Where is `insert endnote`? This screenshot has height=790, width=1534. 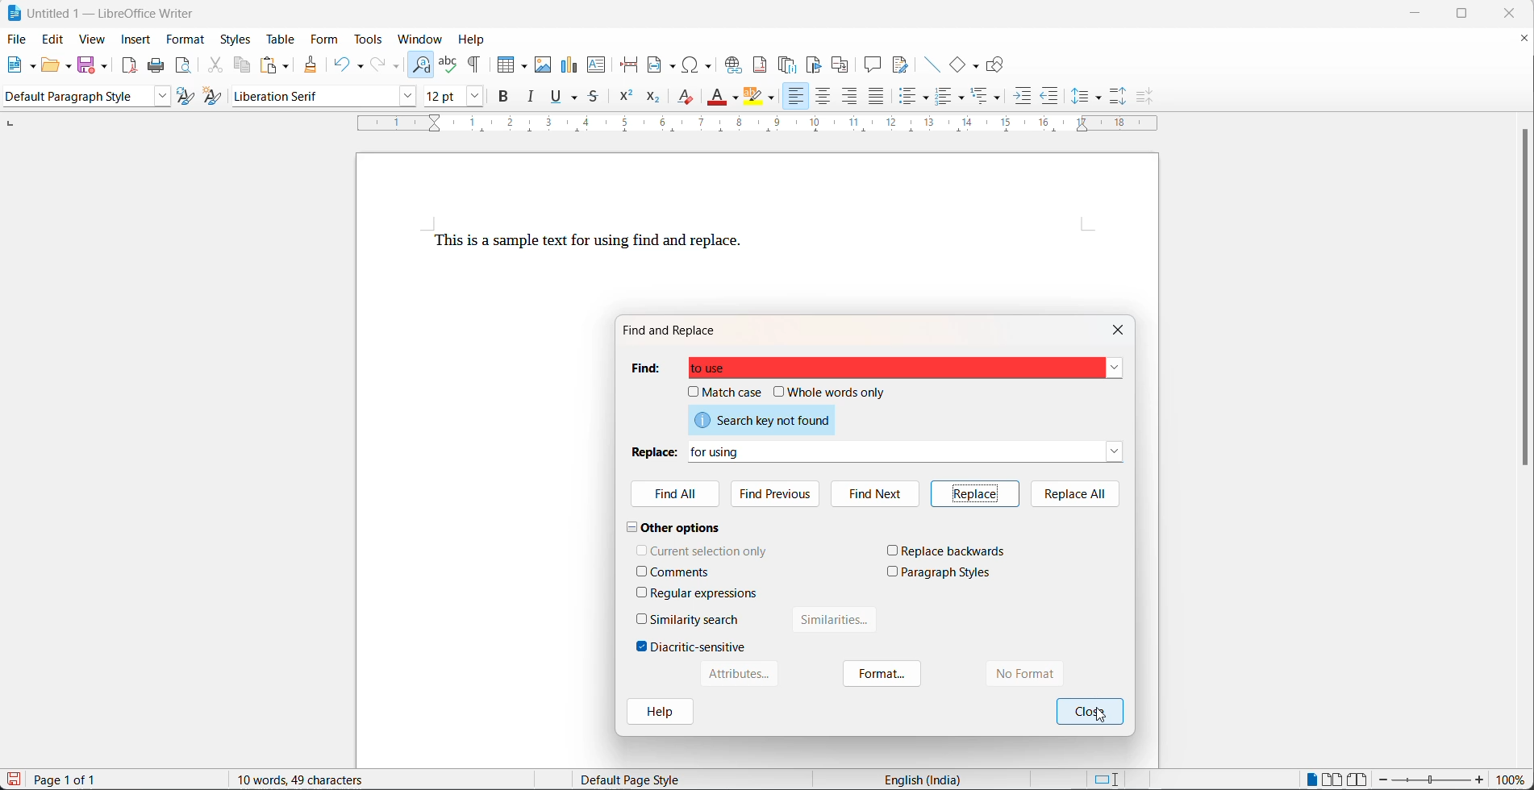
insert endnote is located at coordinates (790, 64).